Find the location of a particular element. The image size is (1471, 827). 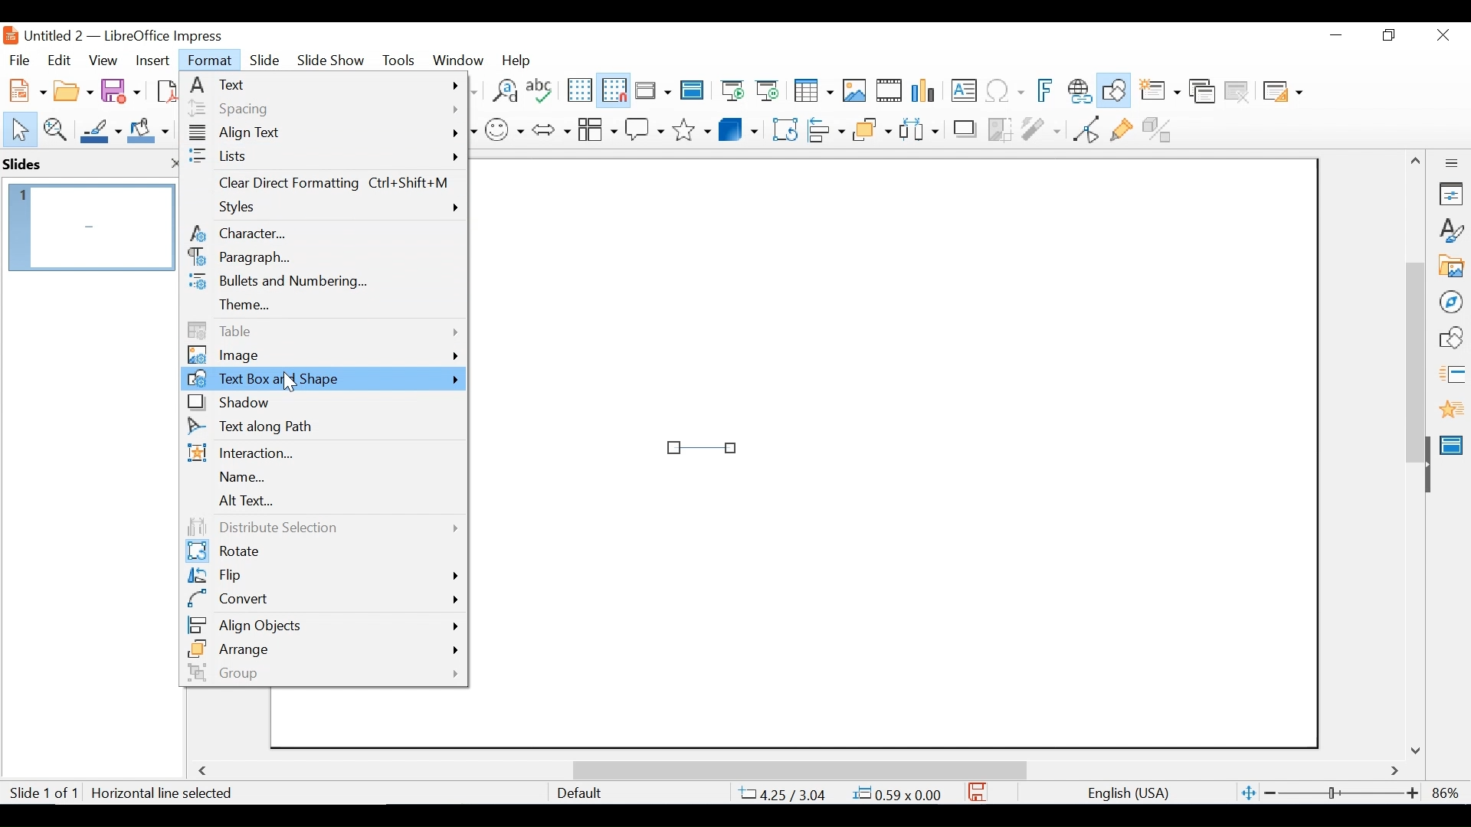

Styles is located at coordinates (326, 209).